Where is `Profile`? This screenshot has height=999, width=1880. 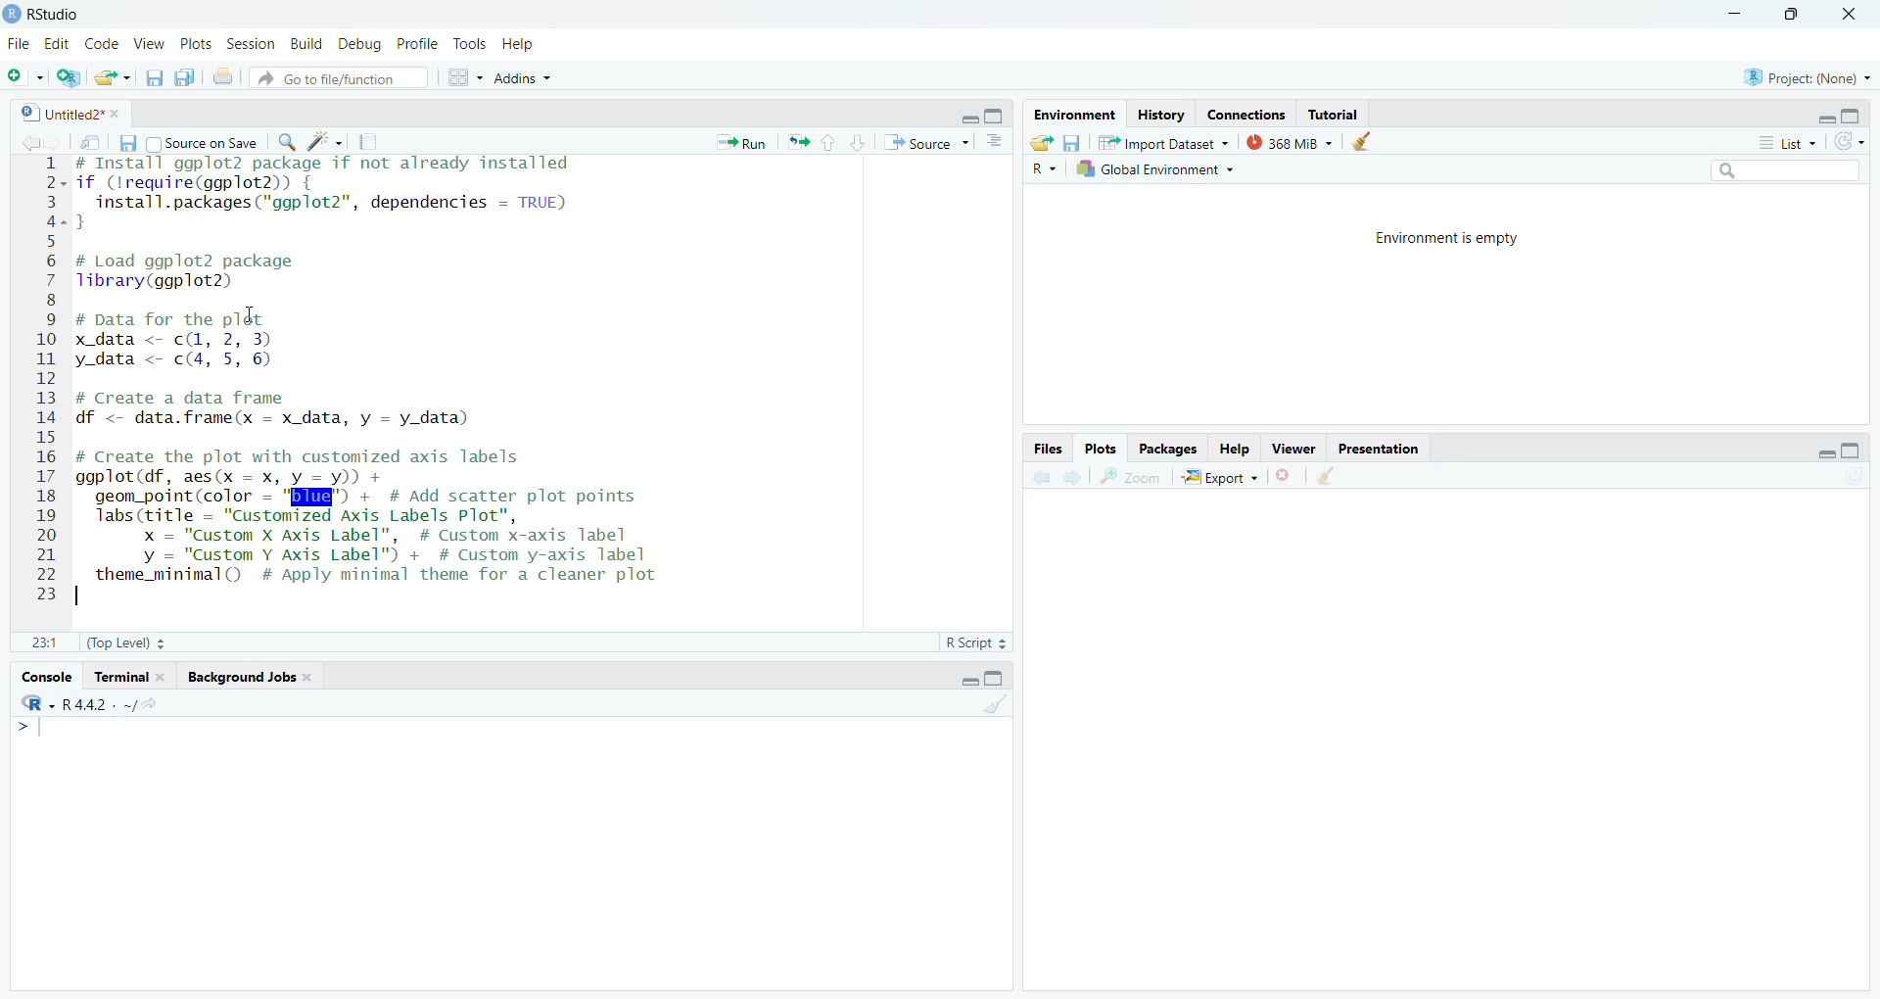 Profile is located at coordinates (417, 41).